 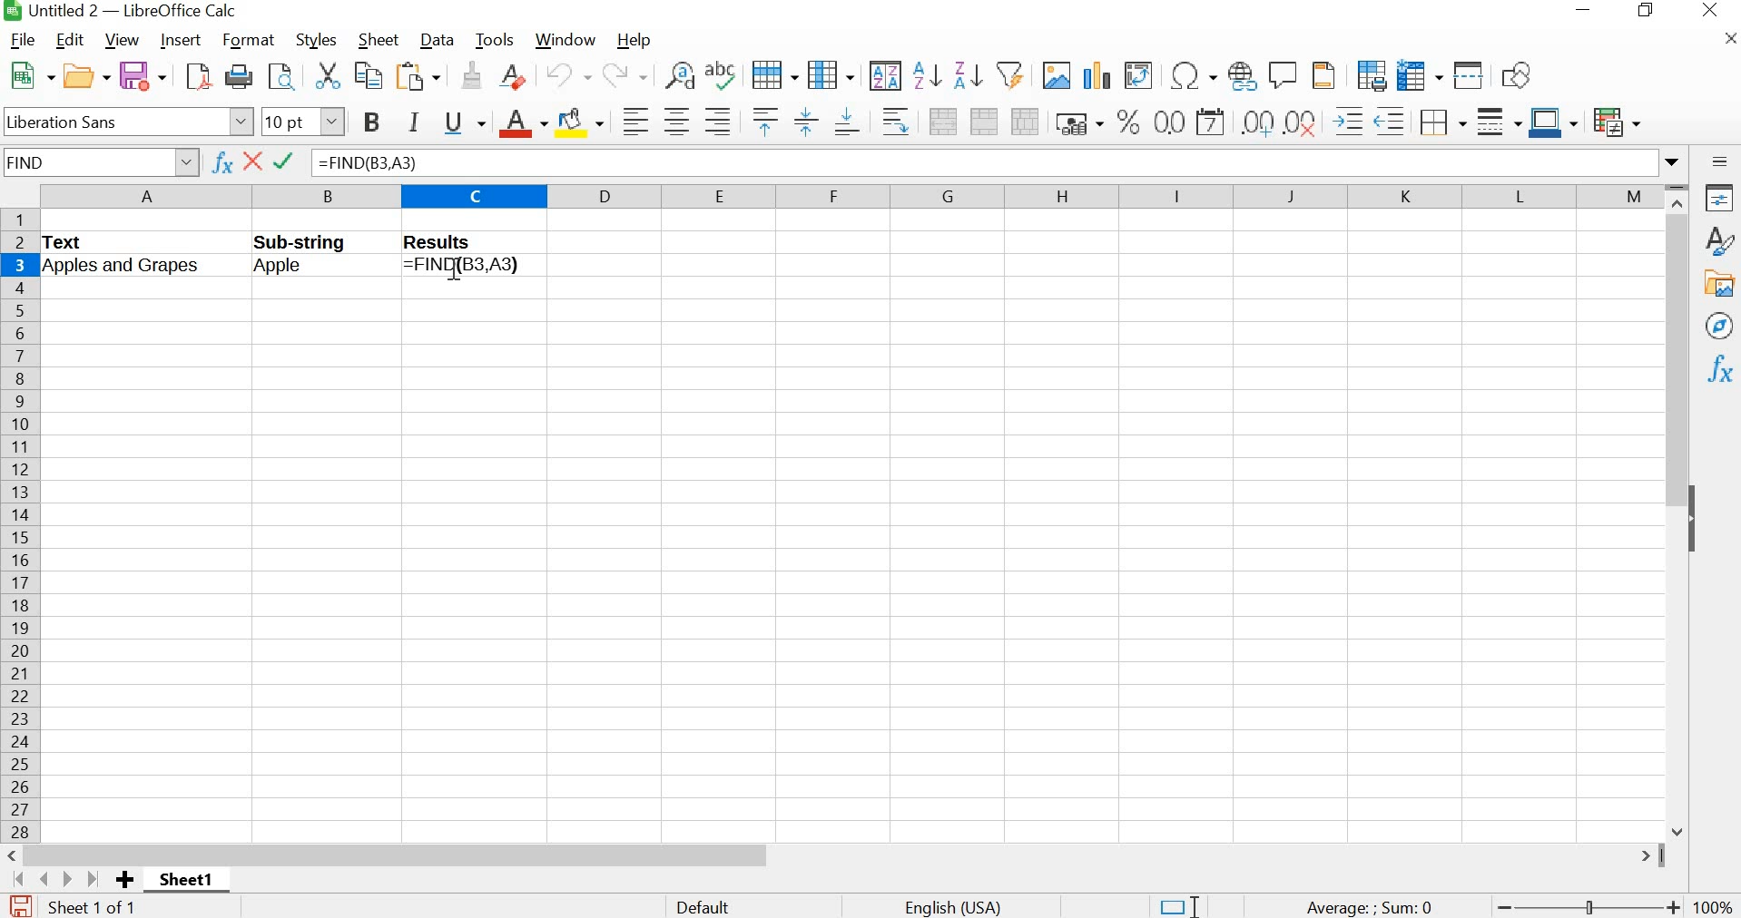 I want to click on merge cells, so click(x=984, y=120).